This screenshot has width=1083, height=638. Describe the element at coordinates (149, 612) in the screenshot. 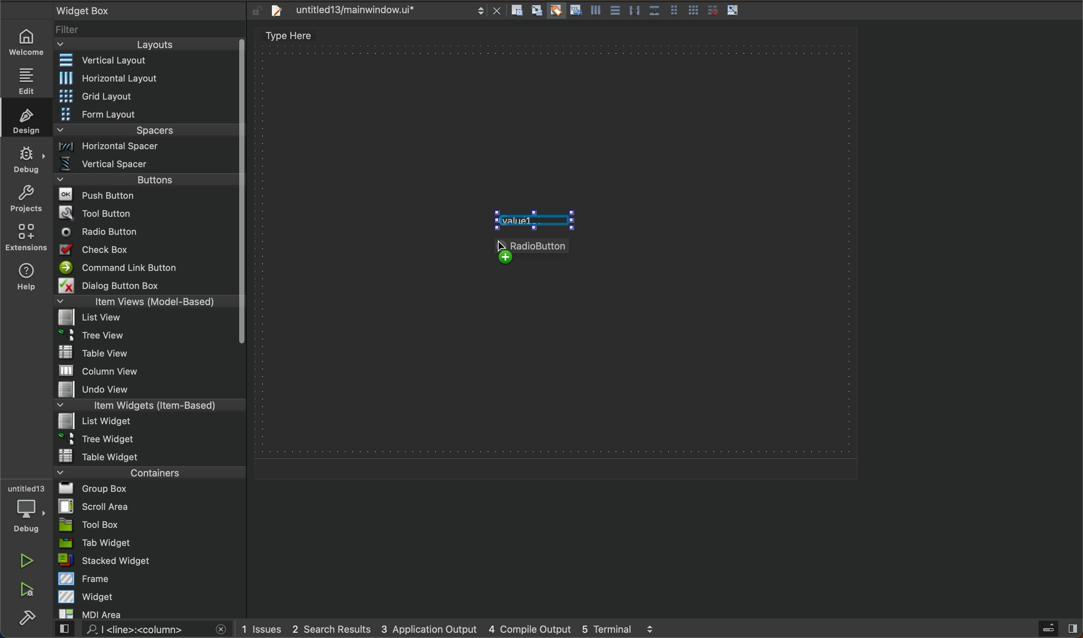

I see `mdi area` at that location.